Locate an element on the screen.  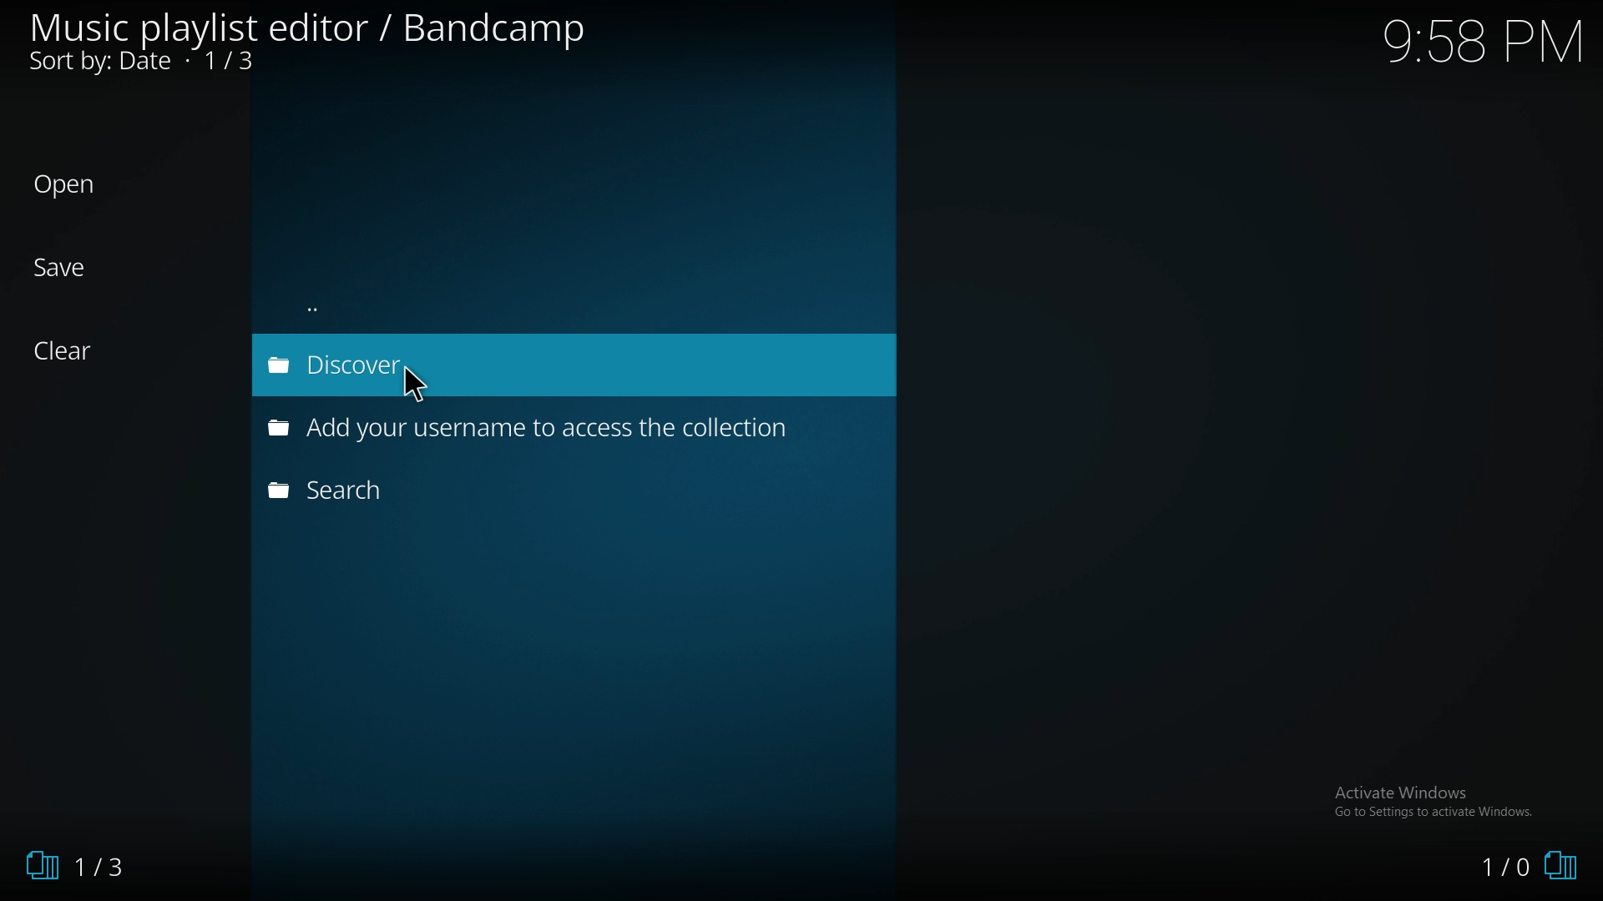
discover is located at coordinates (438, 366).